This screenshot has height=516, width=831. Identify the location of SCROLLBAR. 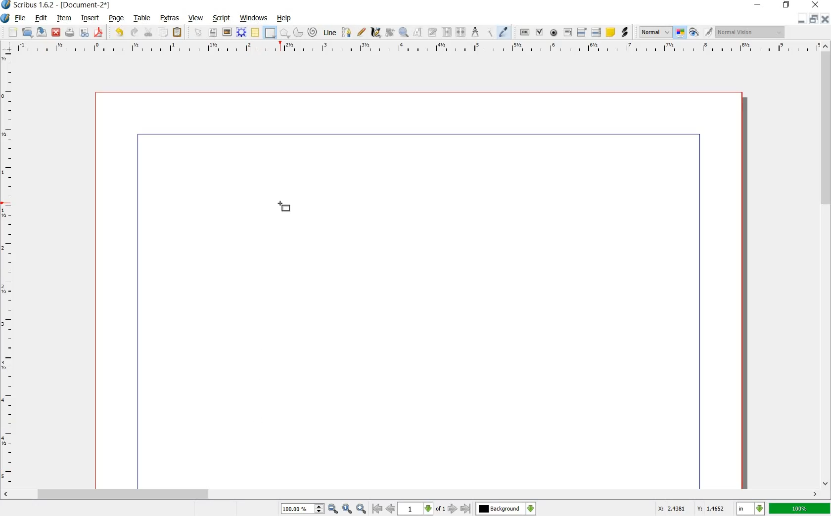
(826, 265).